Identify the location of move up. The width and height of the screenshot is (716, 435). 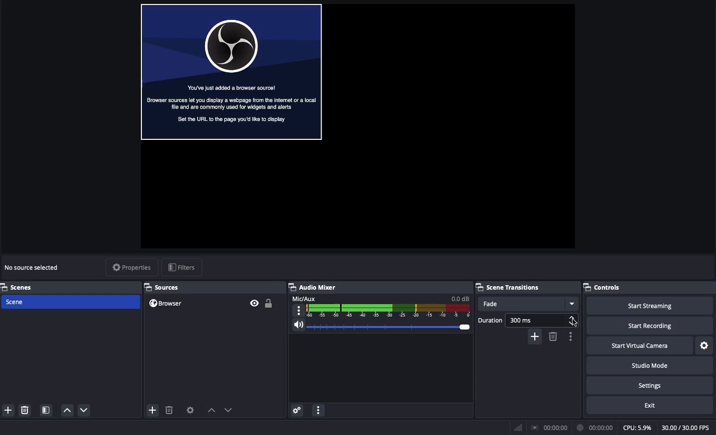
(213, 411).